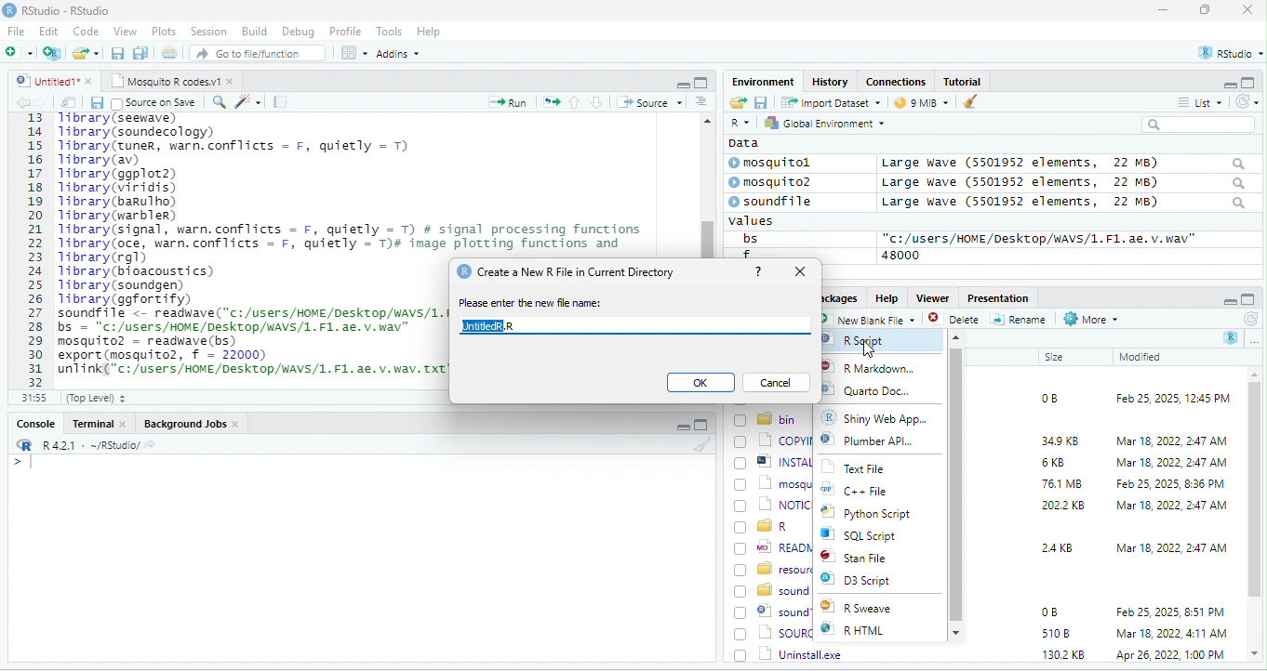  What do you see at coordinates (971, 103) in the screenshot?
I see `brush` at bounding box center [971, 103].